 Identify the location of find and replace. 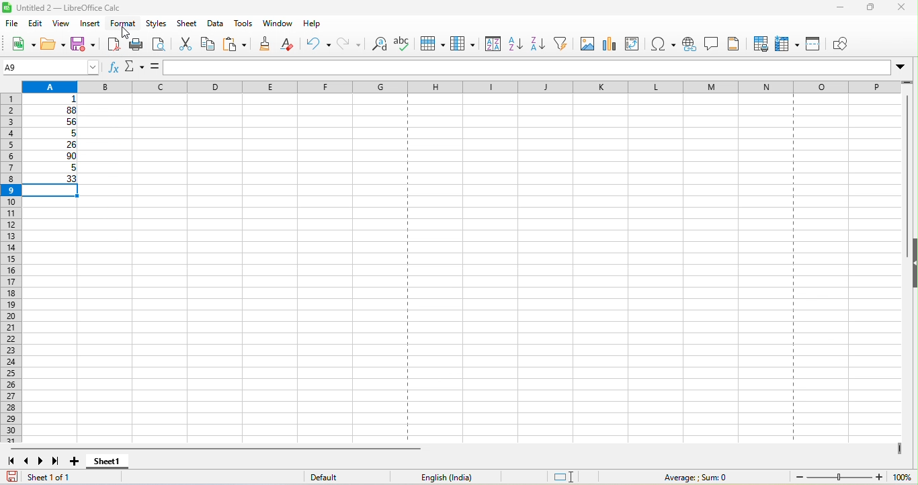
(380, 46).